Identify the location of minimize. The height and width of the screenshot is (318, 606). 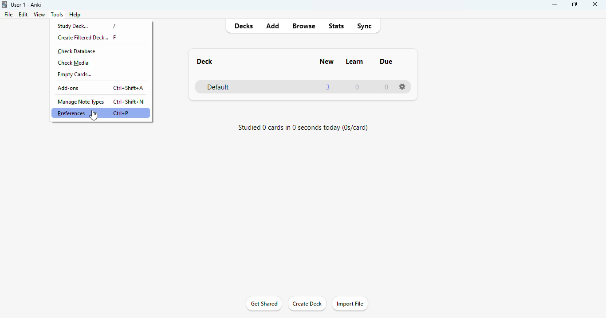
(555, 4).